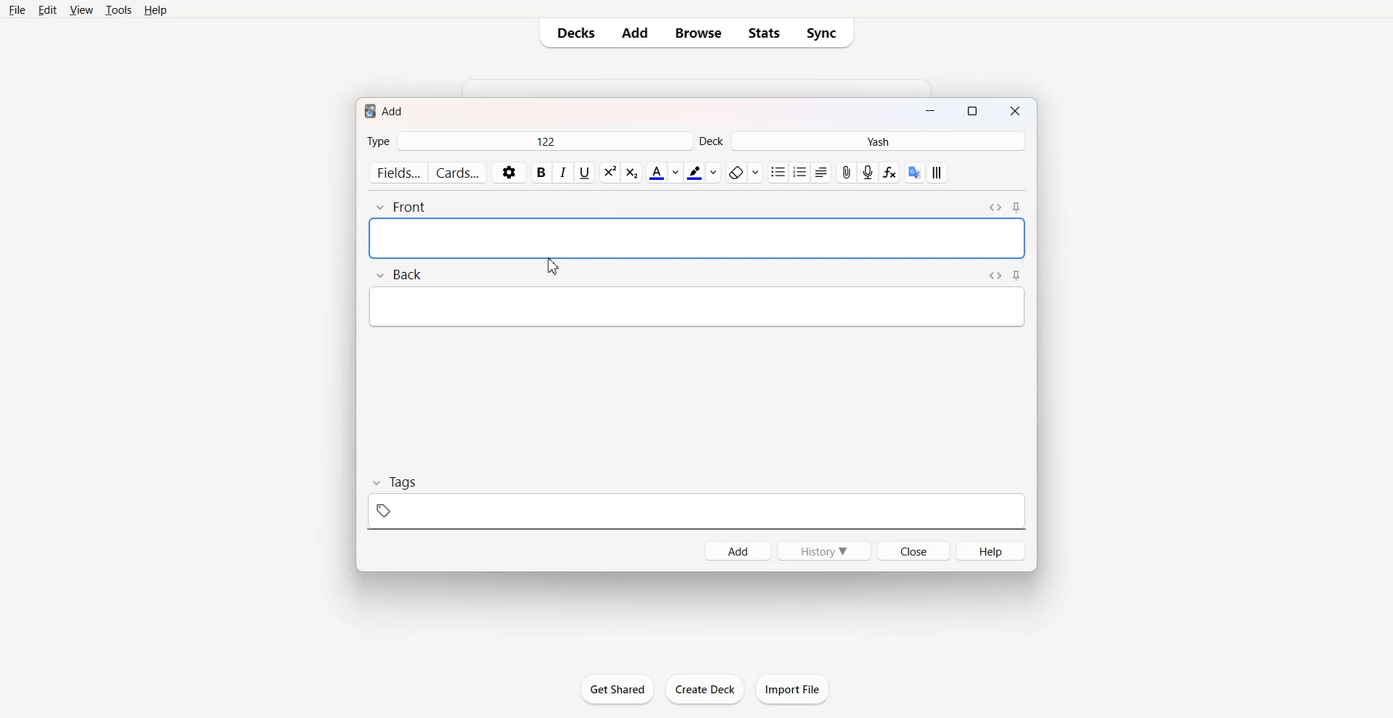 Image resolution: width=1393 pixels, height=718 pixels. What do you see at coordinates (553, 267) in the screenshot?
I see `cursor` at bounding box center [553, 267].